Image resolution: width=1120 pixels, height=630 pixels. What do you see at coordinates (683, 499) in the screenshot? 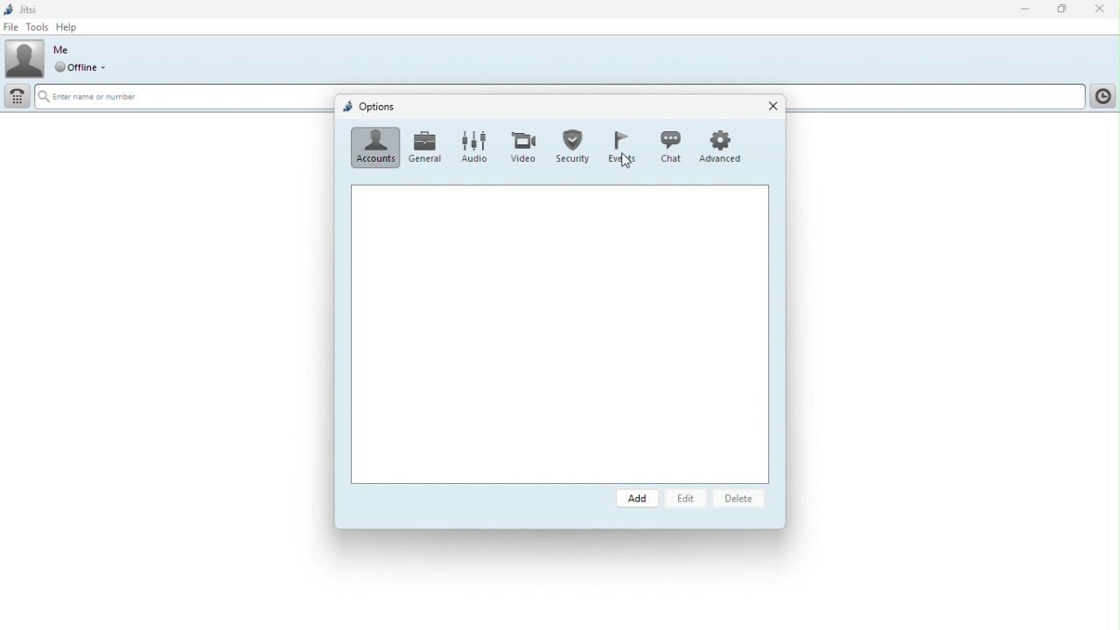
I see `Edit` at bounding box center [683, 499].